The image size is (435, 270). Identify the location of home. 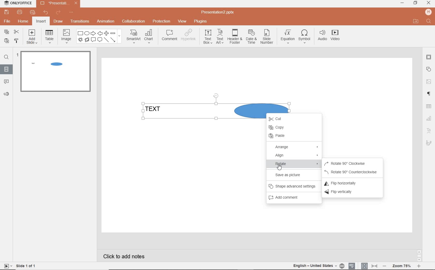
(24, 21).